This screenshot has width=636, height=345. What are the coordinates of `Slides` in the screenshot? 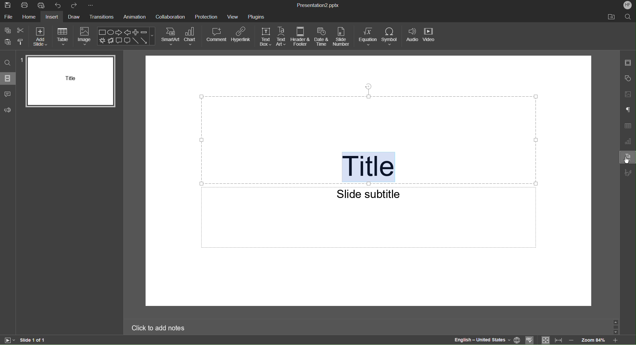 It's located at (9, 78).